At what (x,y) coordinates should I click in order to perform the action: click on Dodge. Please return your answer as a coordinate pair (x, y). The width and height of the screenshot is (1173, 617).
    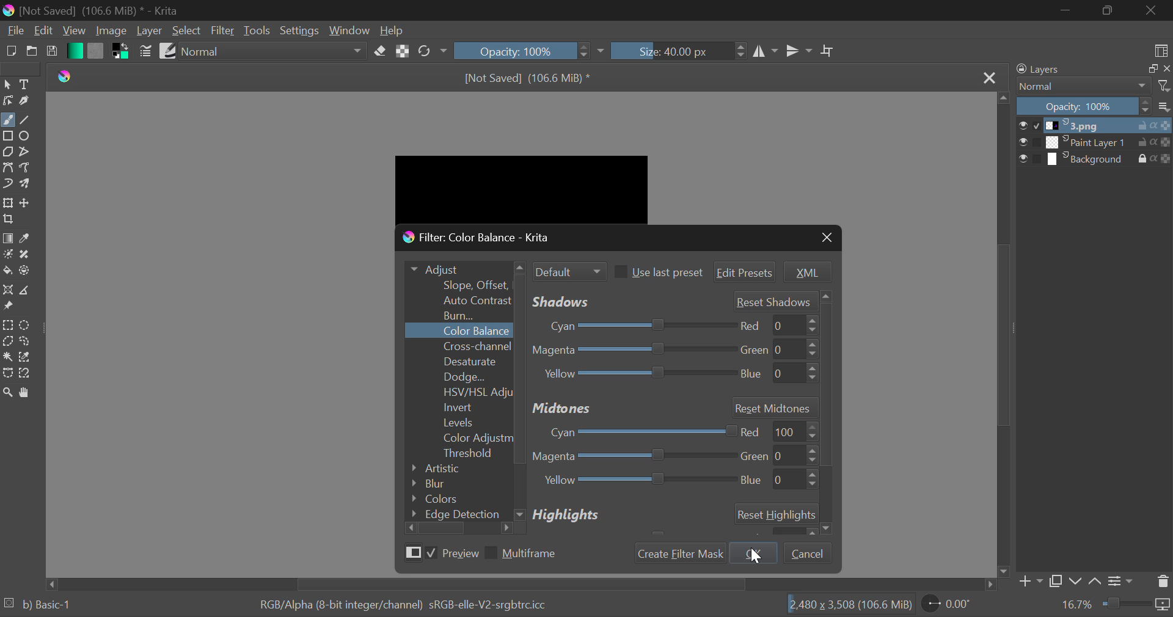
    Looking at the image, I should click on (458, 376).